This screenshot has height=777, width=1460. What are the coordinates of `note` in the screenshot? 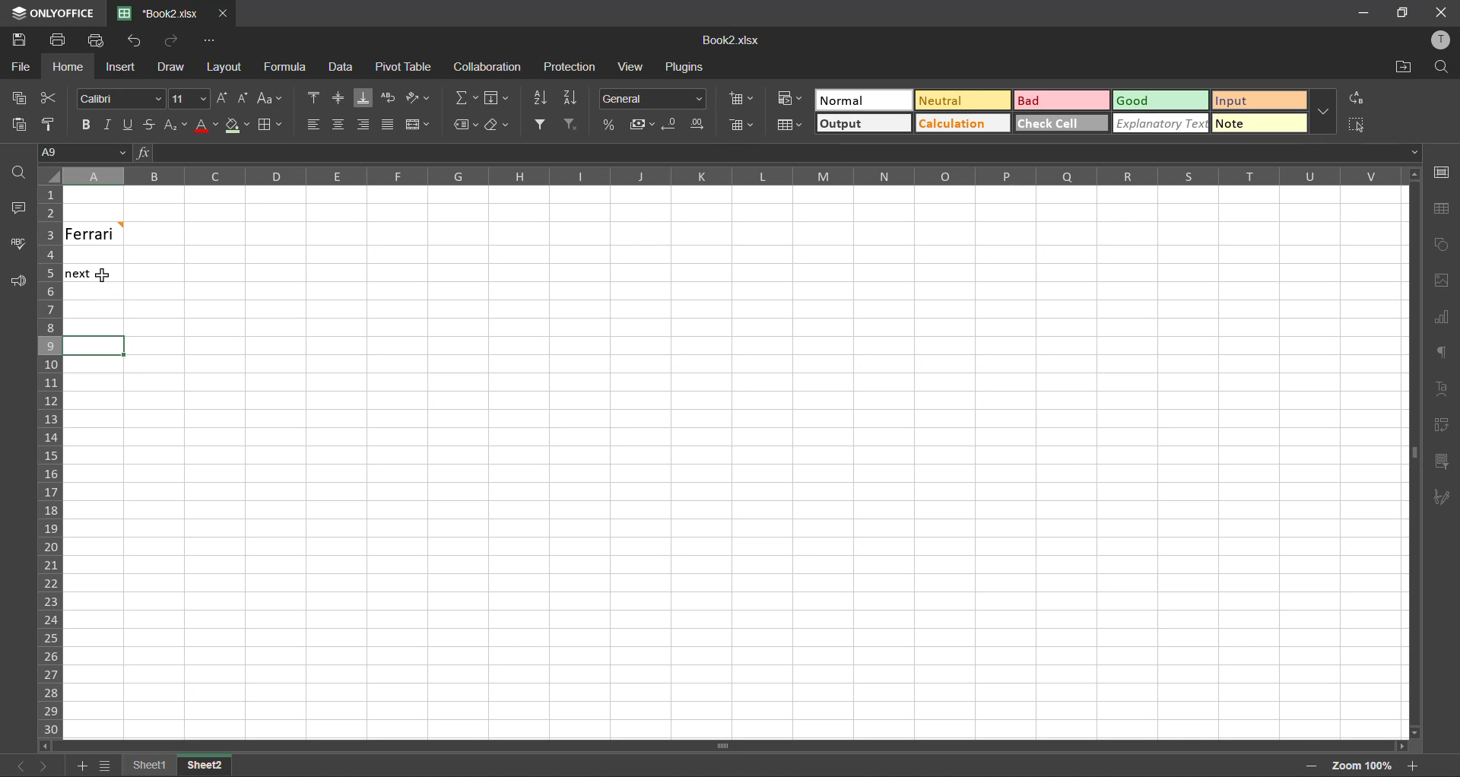 It's located at (1250, 125).